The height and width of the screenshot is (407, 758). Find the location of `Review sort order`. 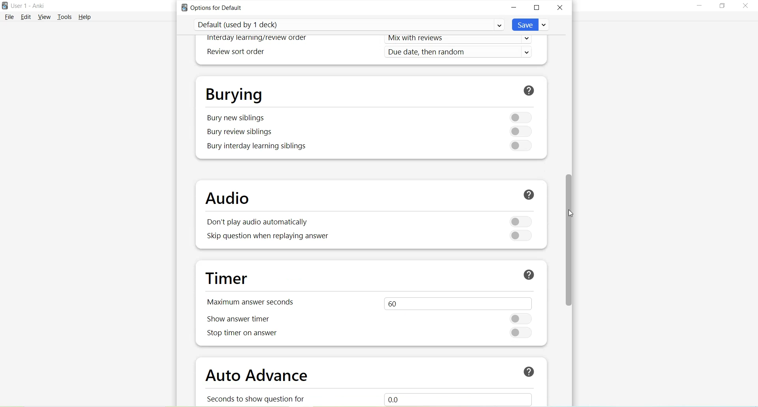

Review sort order is located at coordinates (235, 52).